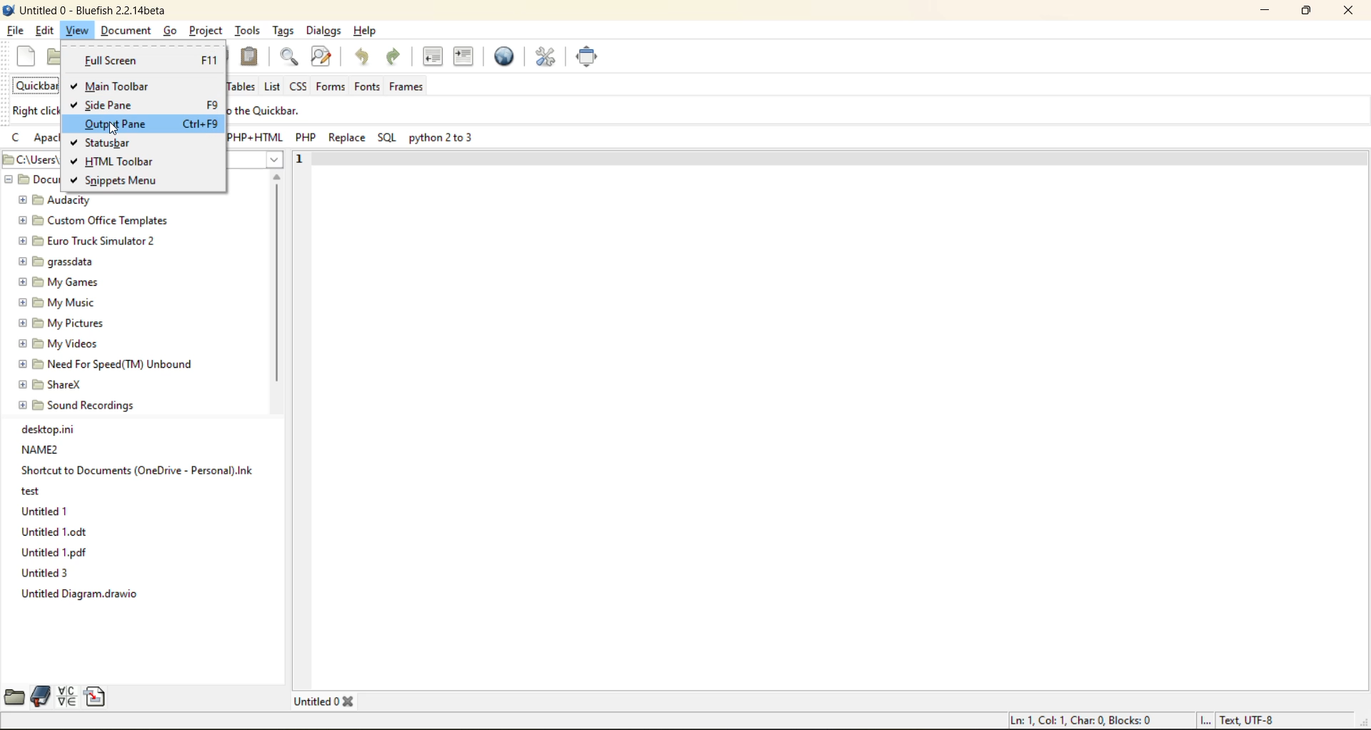 This screenshot has width=1371, height=730. I want to click on file name and app name, so click(89, 10).